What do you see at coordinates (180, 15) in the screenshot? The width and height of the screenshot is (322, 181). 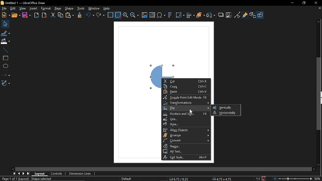 I see `transformation` at bounding box center [180, 15].